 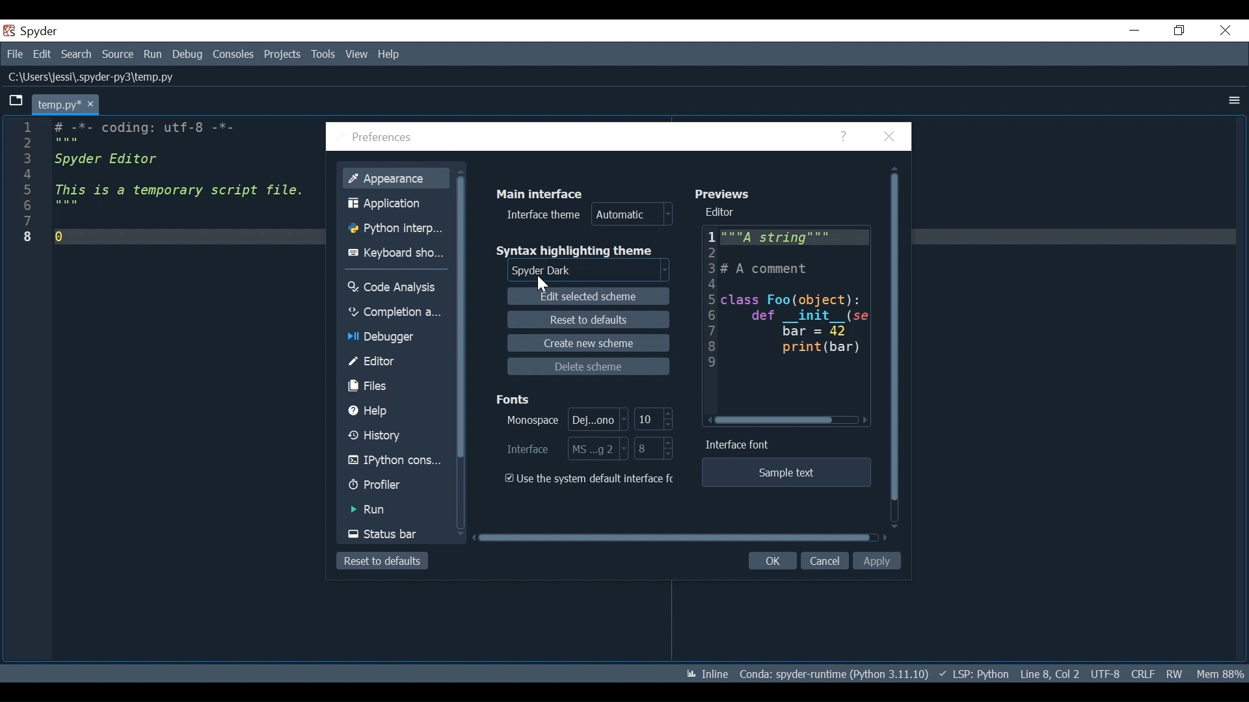 What do you see at coordinates (654, 419) in the screenshot?
I see `Select Monospace Font Size` at bounding box center [654, 419].